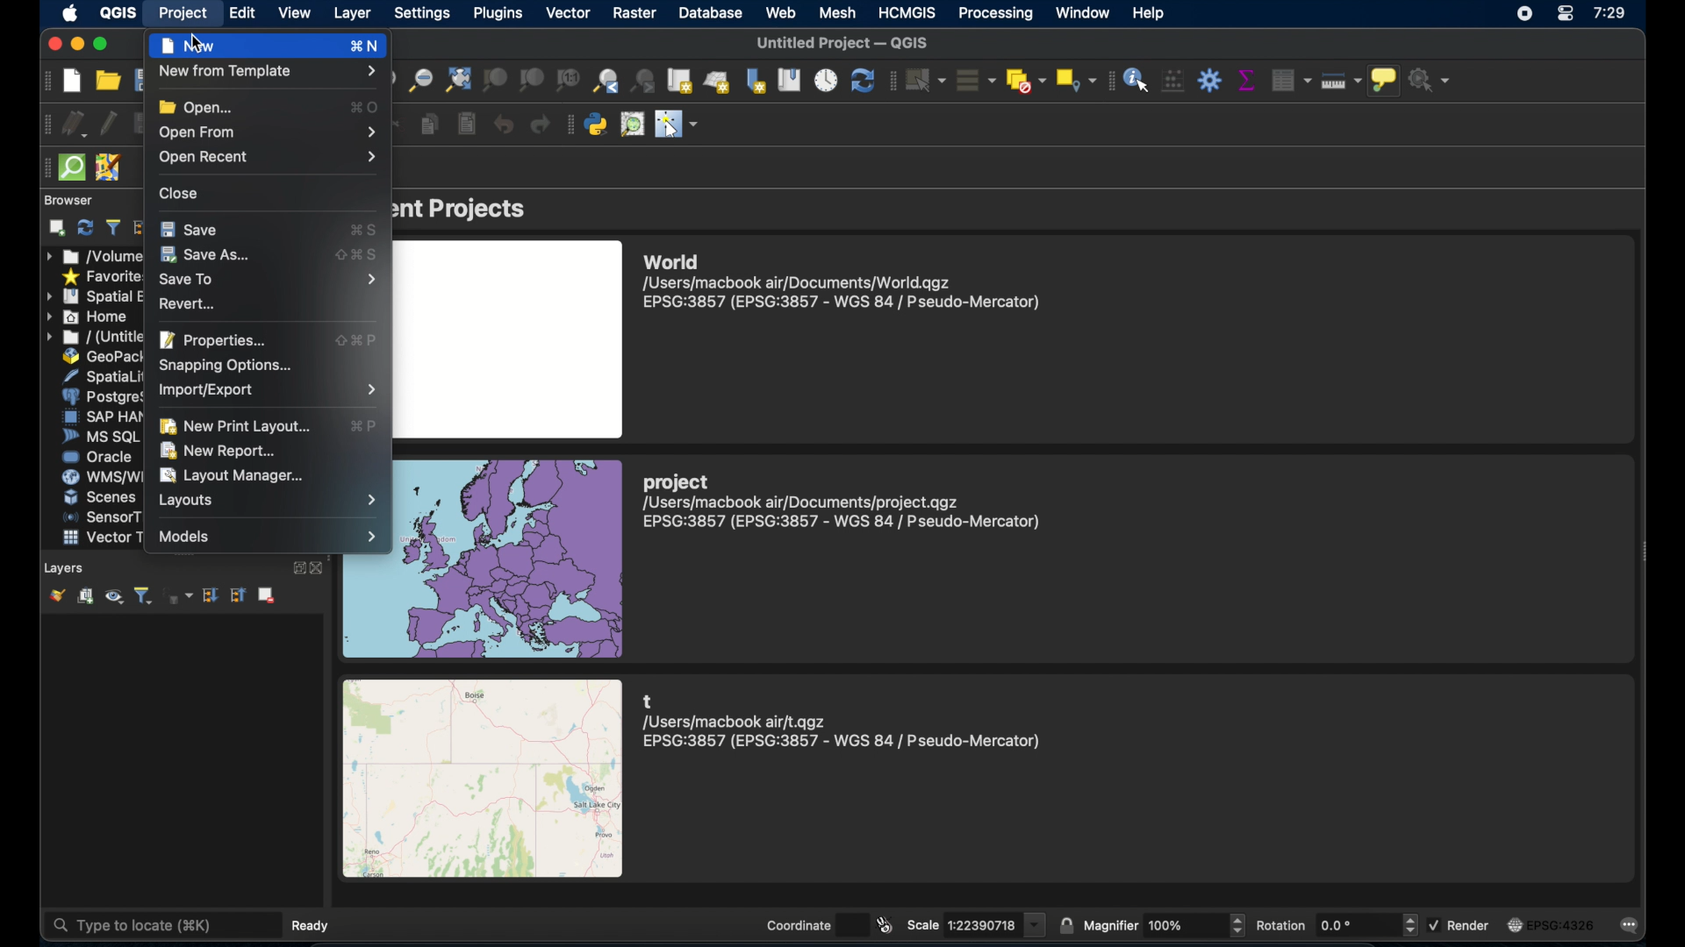 The image size is (1685, 947). Describe the element at coordinates (71, 82) in the screenshot. I see `new project` at that location.